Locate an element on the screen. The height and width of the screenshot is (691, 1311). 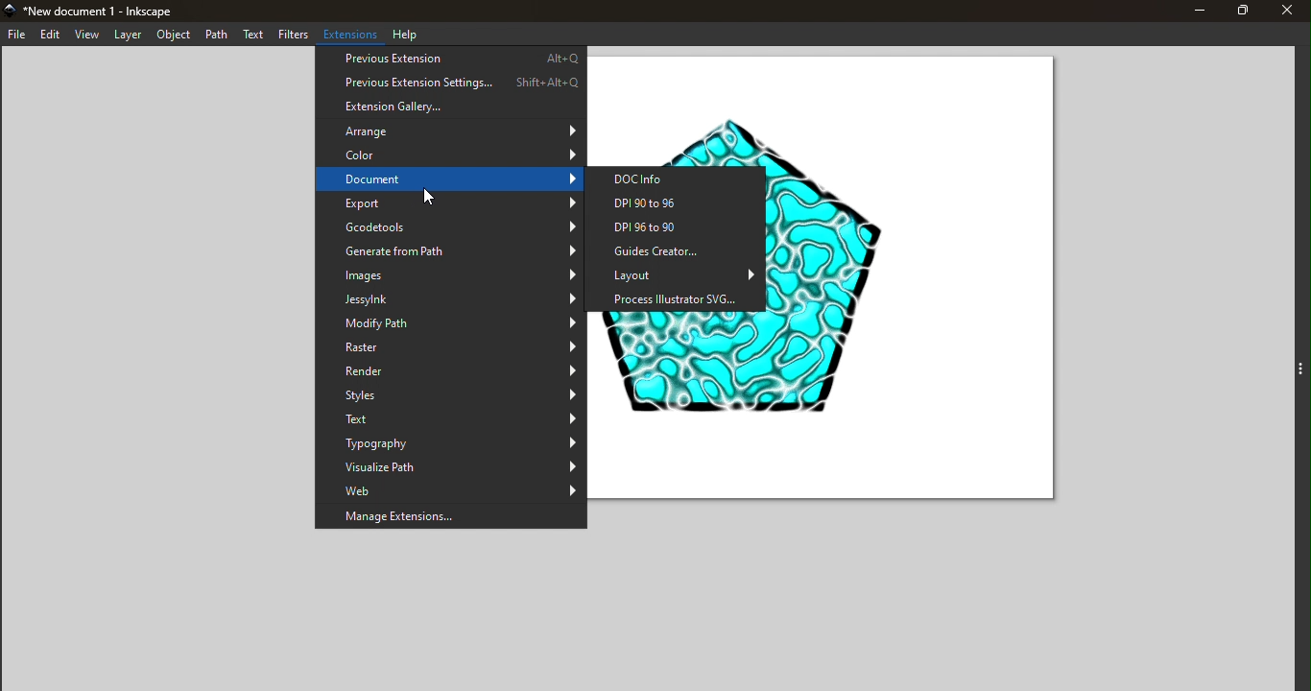
DPI 96 to 90 is located at coordinates (680, 228).